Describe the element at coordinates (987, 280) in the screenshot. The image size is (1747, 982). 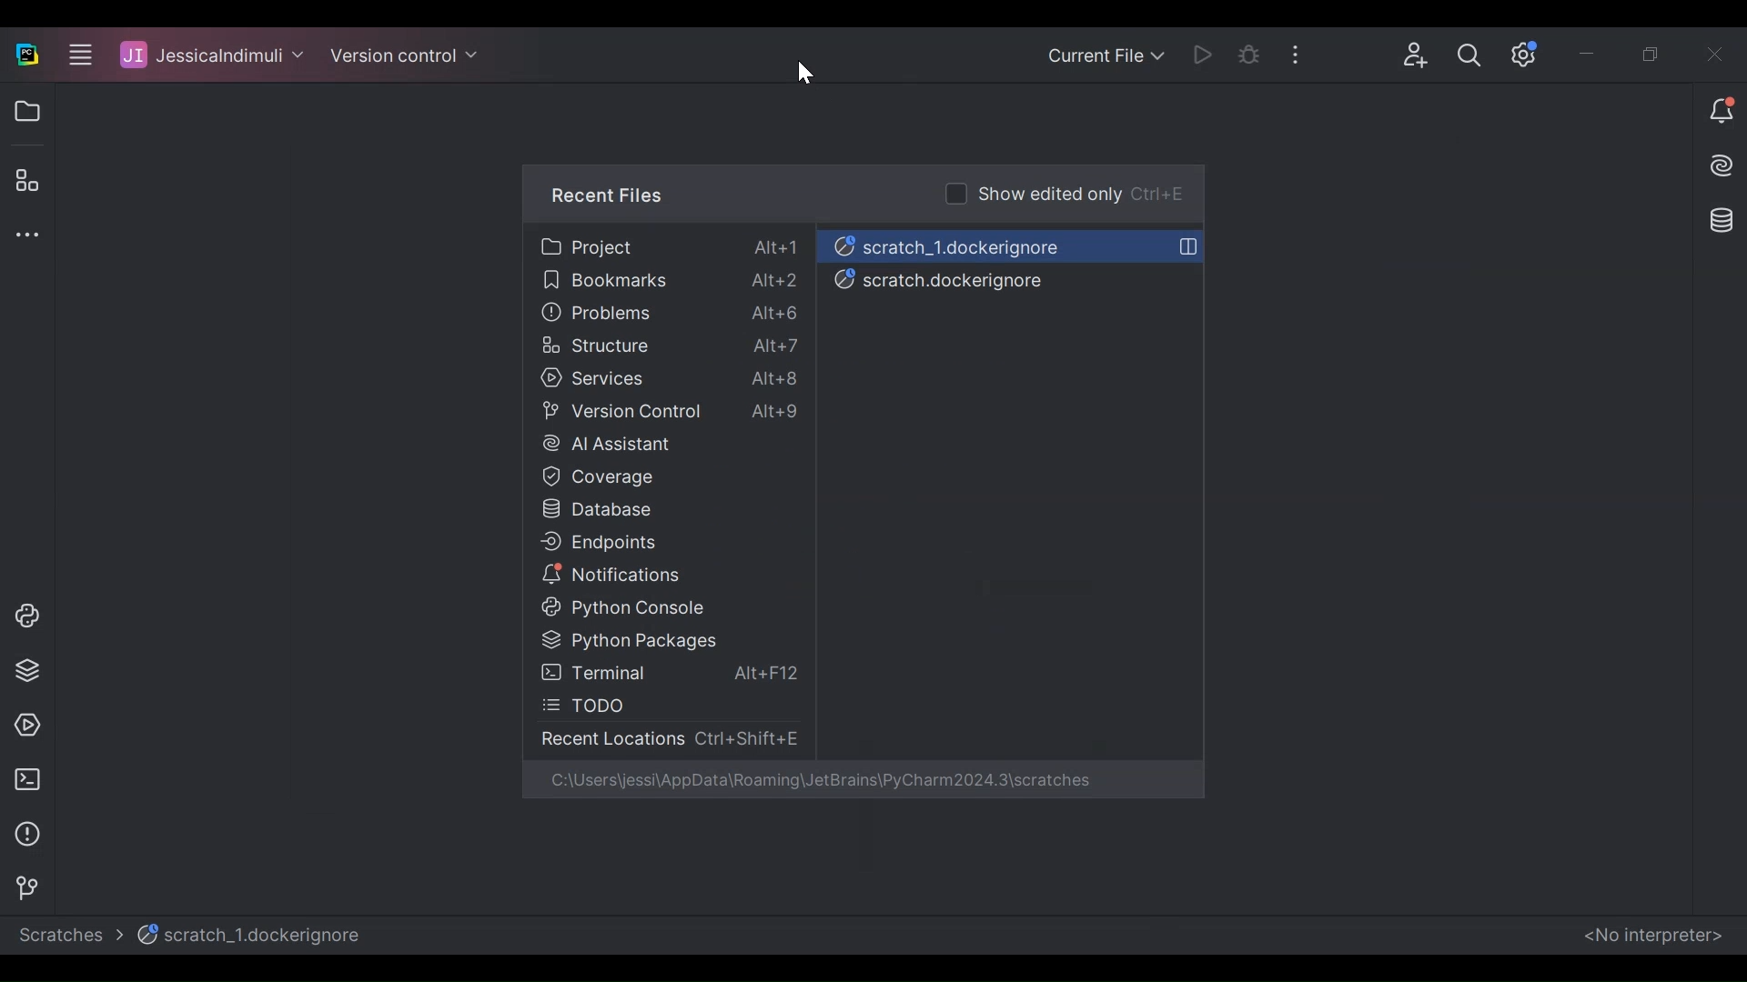
I see `Scratch File` at that location.